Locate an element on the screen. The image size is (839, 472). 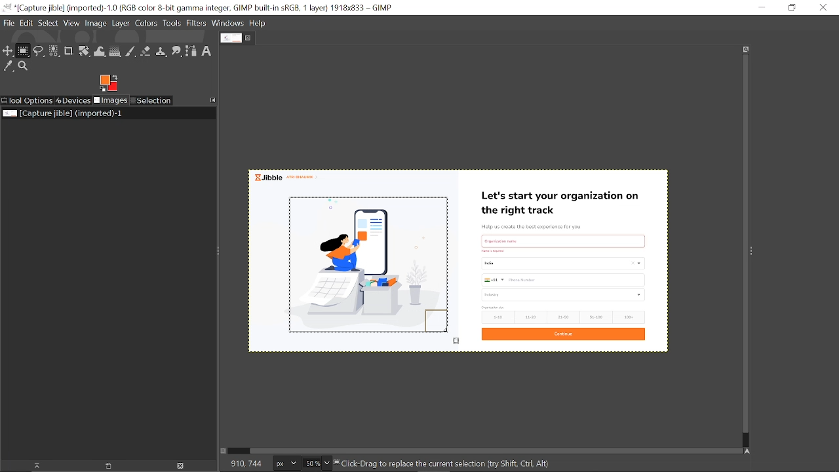
Clone tool is located at coordinates (162, 52).